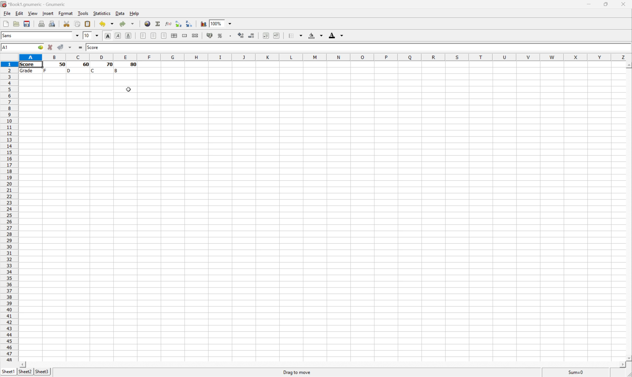 The image size is (632, 377). Describe the element at coordinates (106, 36) in the screenshot. I see `Align Left` at that location.